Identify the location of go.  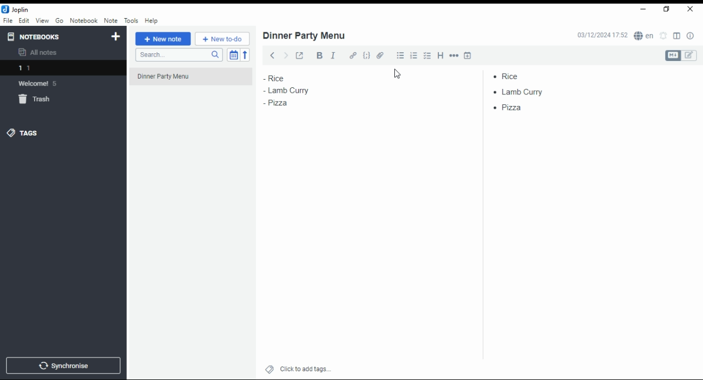
(59, 21).